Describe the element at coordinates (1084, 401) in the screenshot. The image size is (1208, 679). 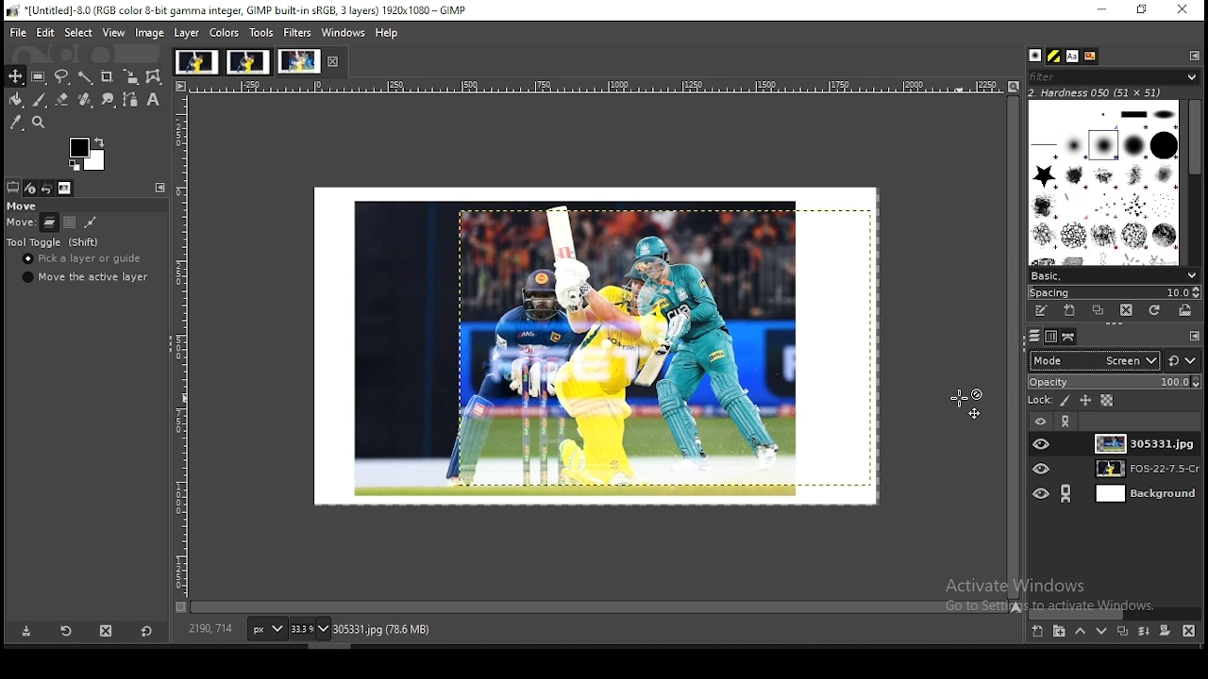
I see `lock size and position` at that location.